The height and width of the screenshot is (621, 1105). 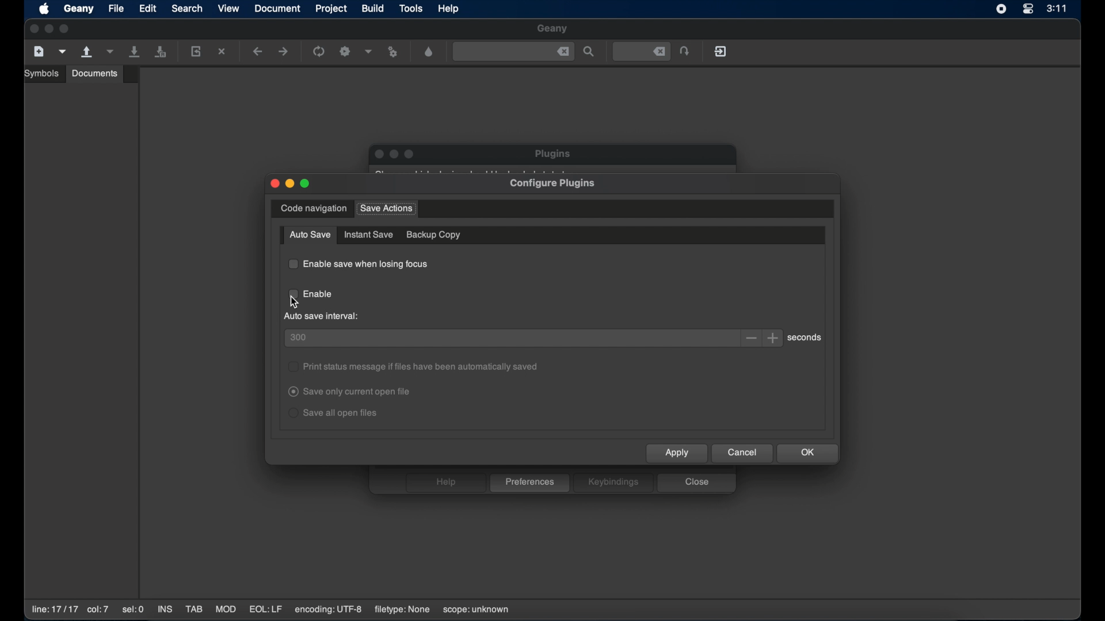 I want to click on scope:, so click(x=476, y=610).